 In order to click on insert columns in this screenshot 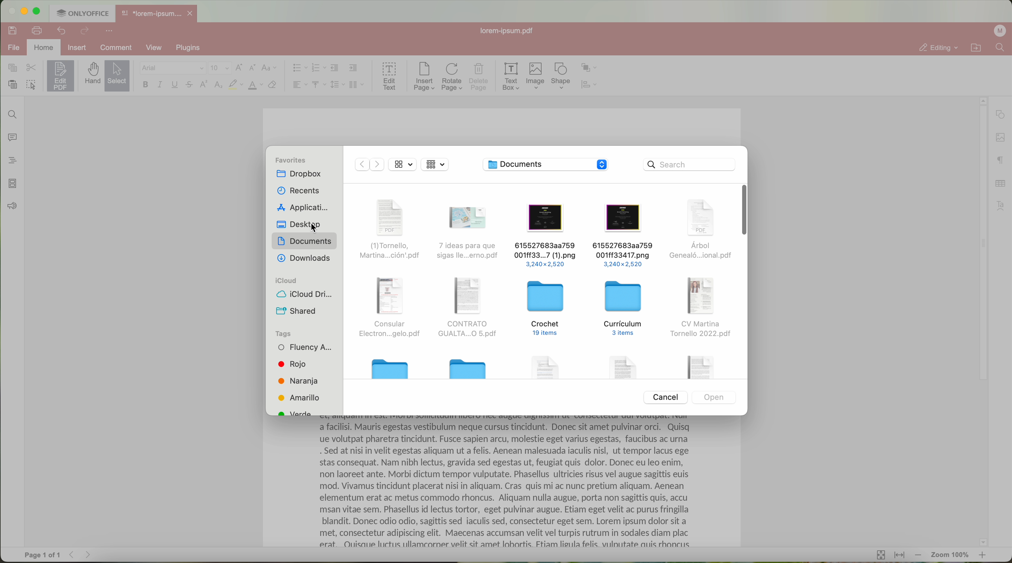, I will do `click(357, 86)`.